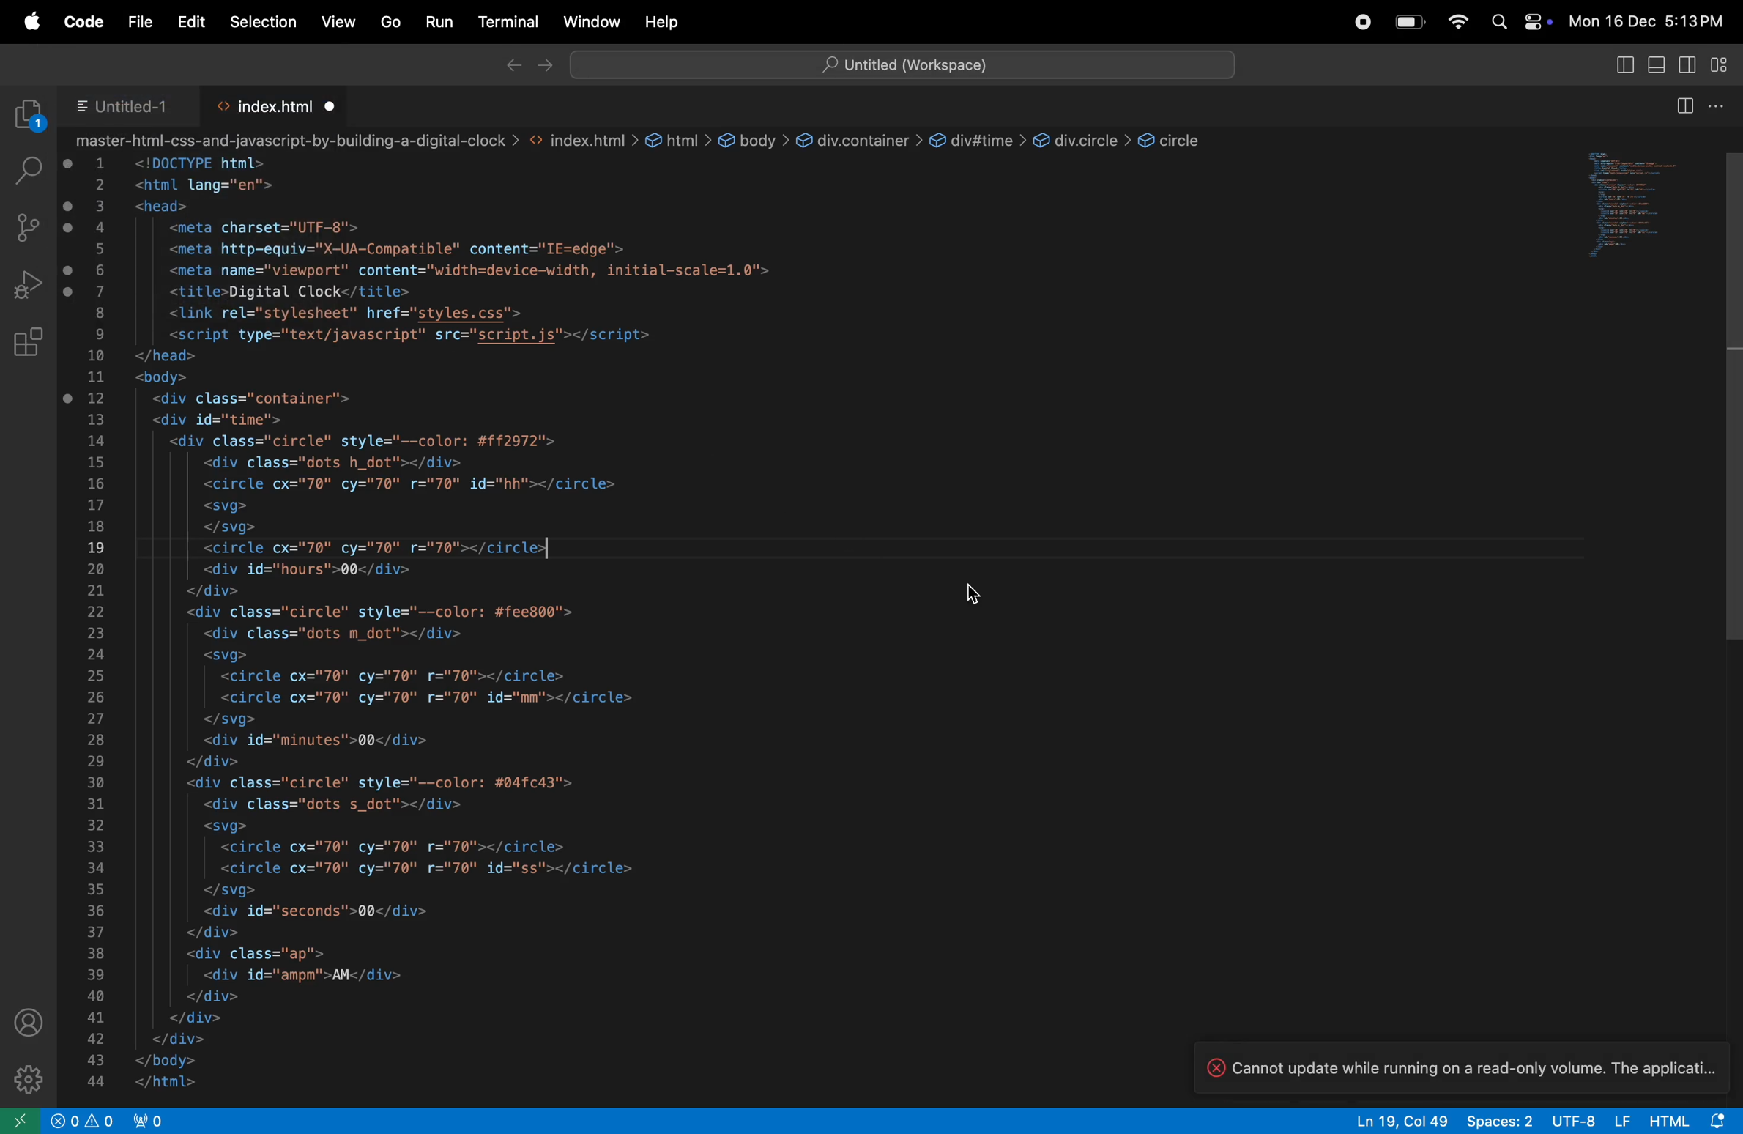  Describe the element at coordinates (409, 846) in the screenshot. I see `<circle cx="70" cy="70" r="70"></circle>` at that location.